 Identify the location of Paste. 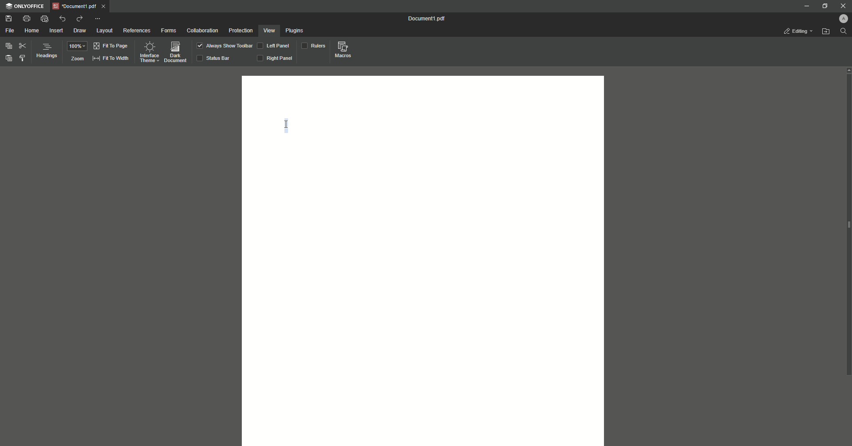
(9, 59).